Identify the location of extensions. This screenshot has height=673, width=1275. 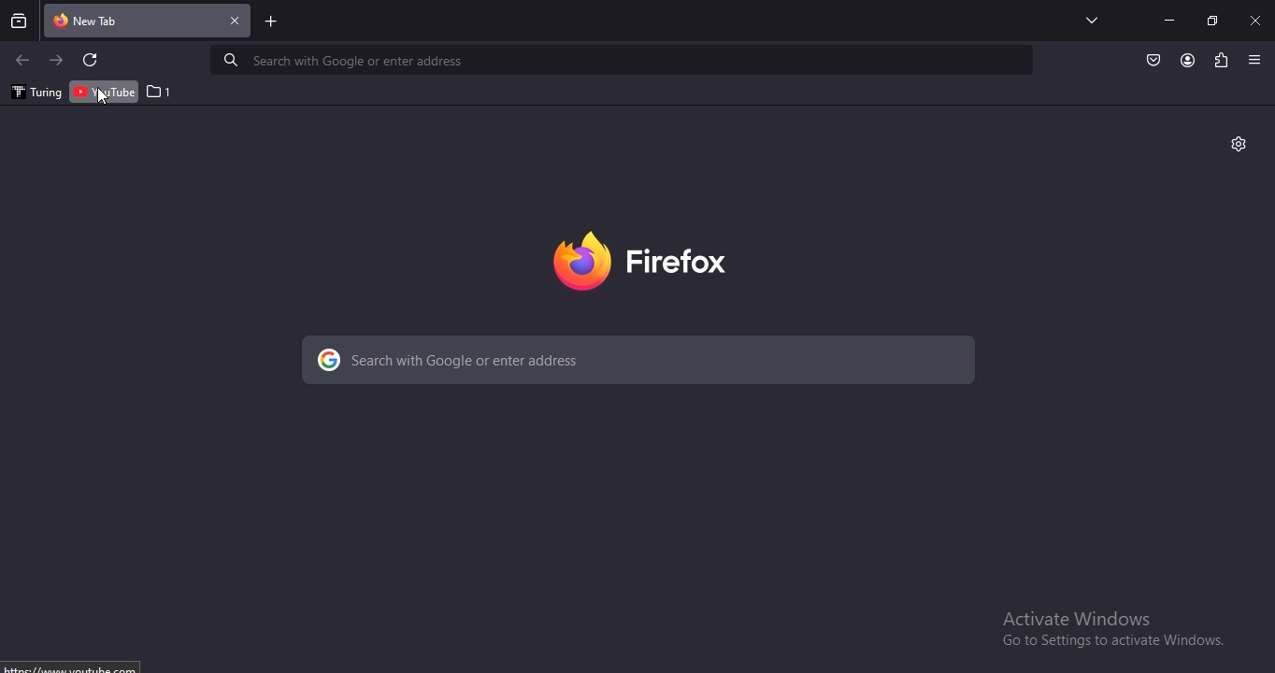
(1221, 61).